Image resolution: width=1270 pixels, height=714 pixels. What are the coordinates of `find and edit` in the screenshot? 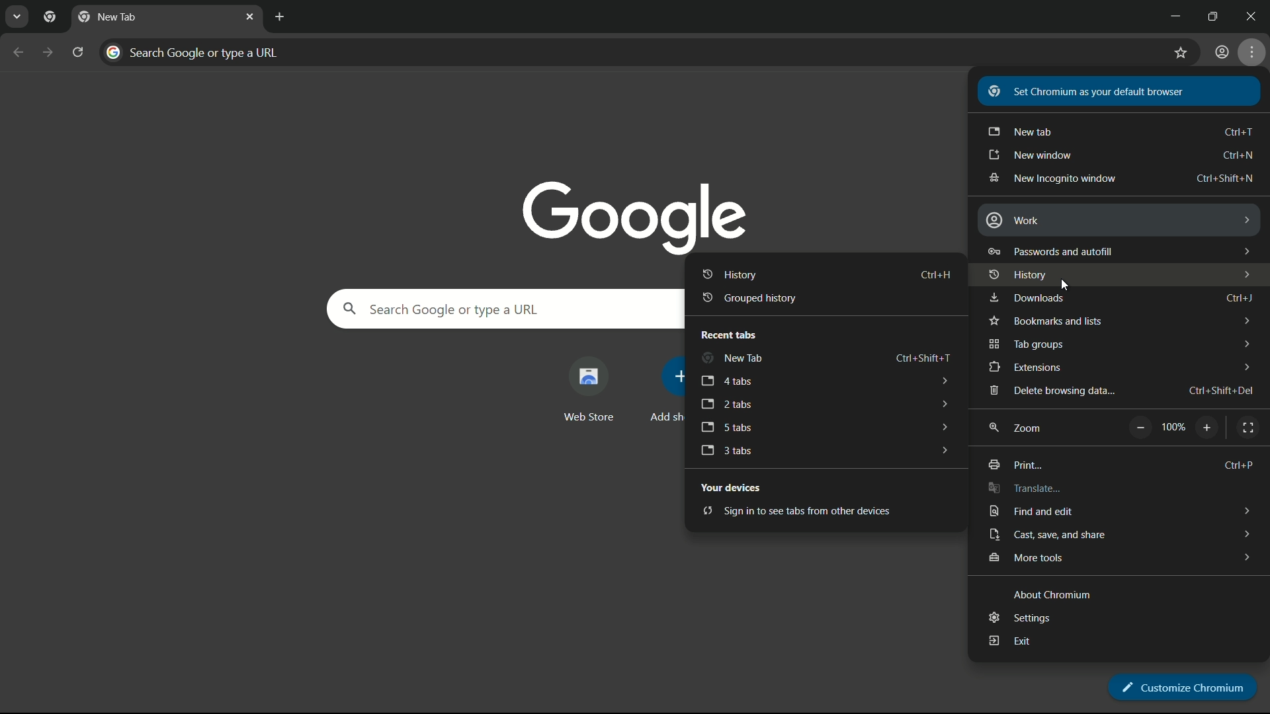 It's located at (1029, 512).